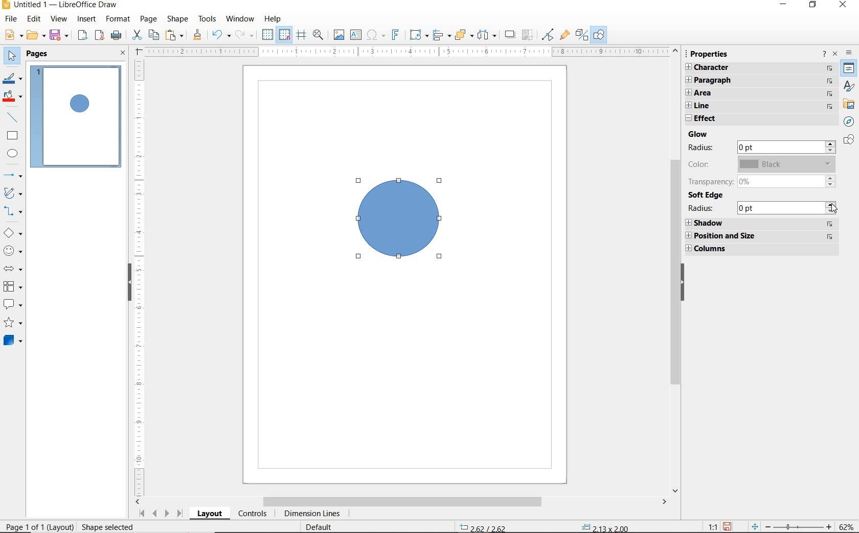  I want to click on PASTE, so click(176, 35).